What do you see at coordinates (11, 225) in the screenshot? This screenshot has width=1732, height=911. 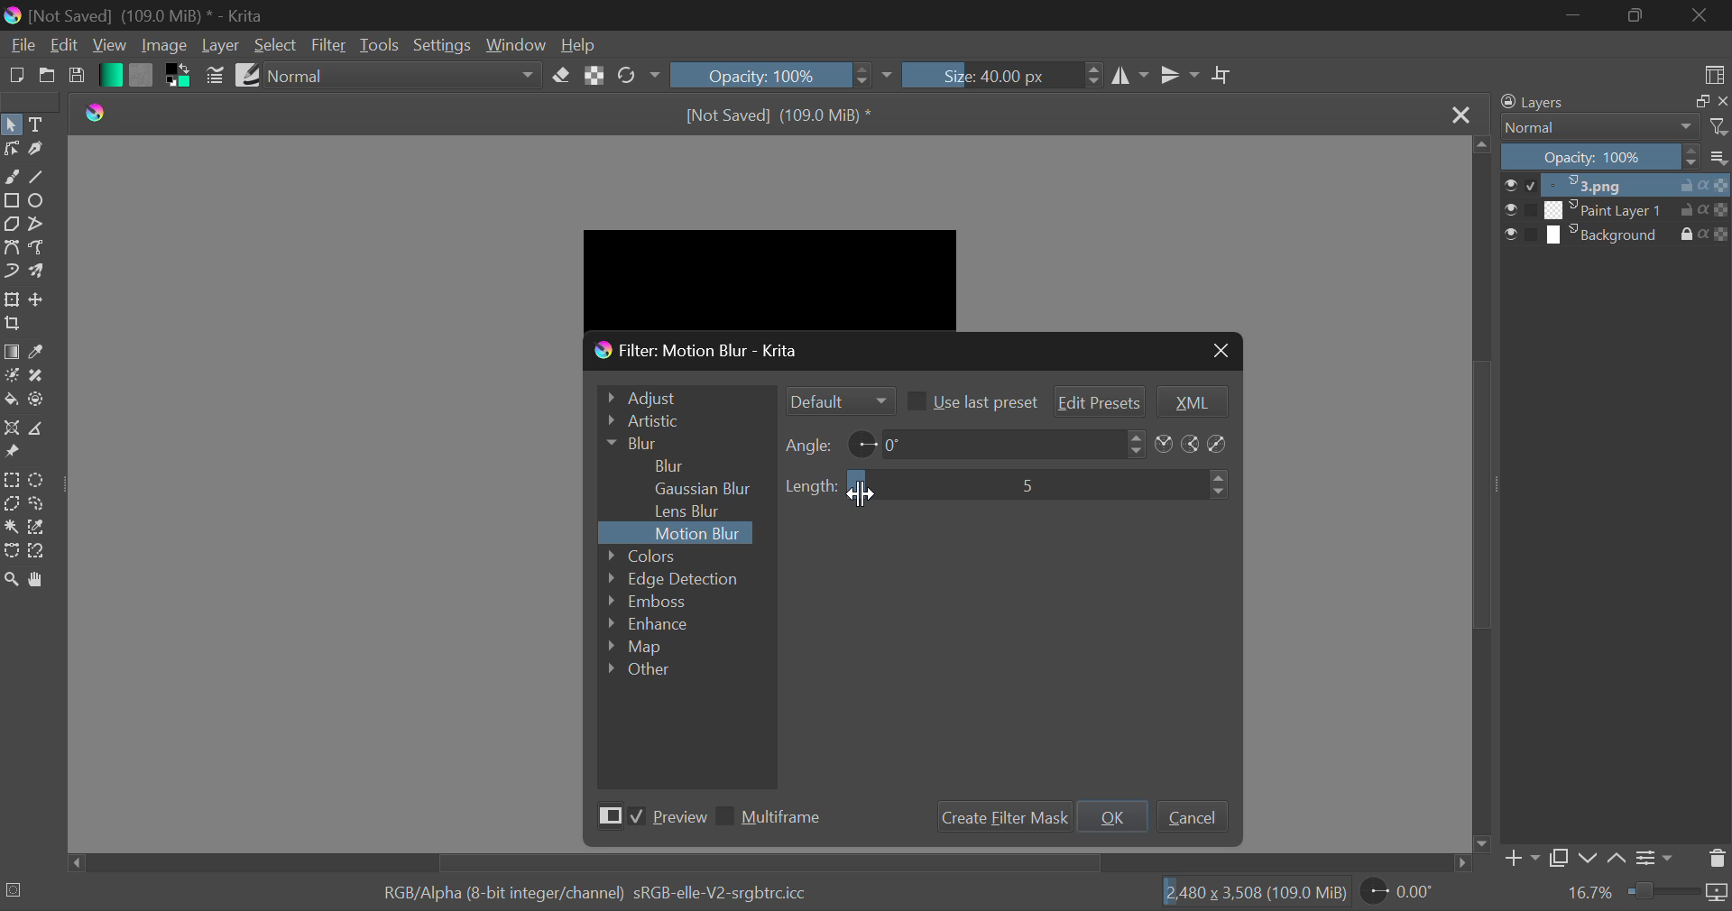 I see `Polygons` at bounding box center [11, 225].